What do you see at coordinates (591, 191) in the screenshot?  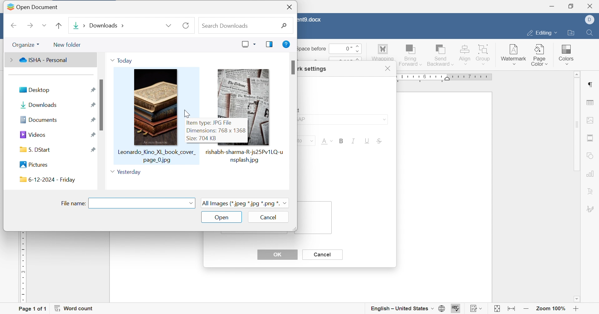 I see `text art settigns` at bounding box center [591, 191].